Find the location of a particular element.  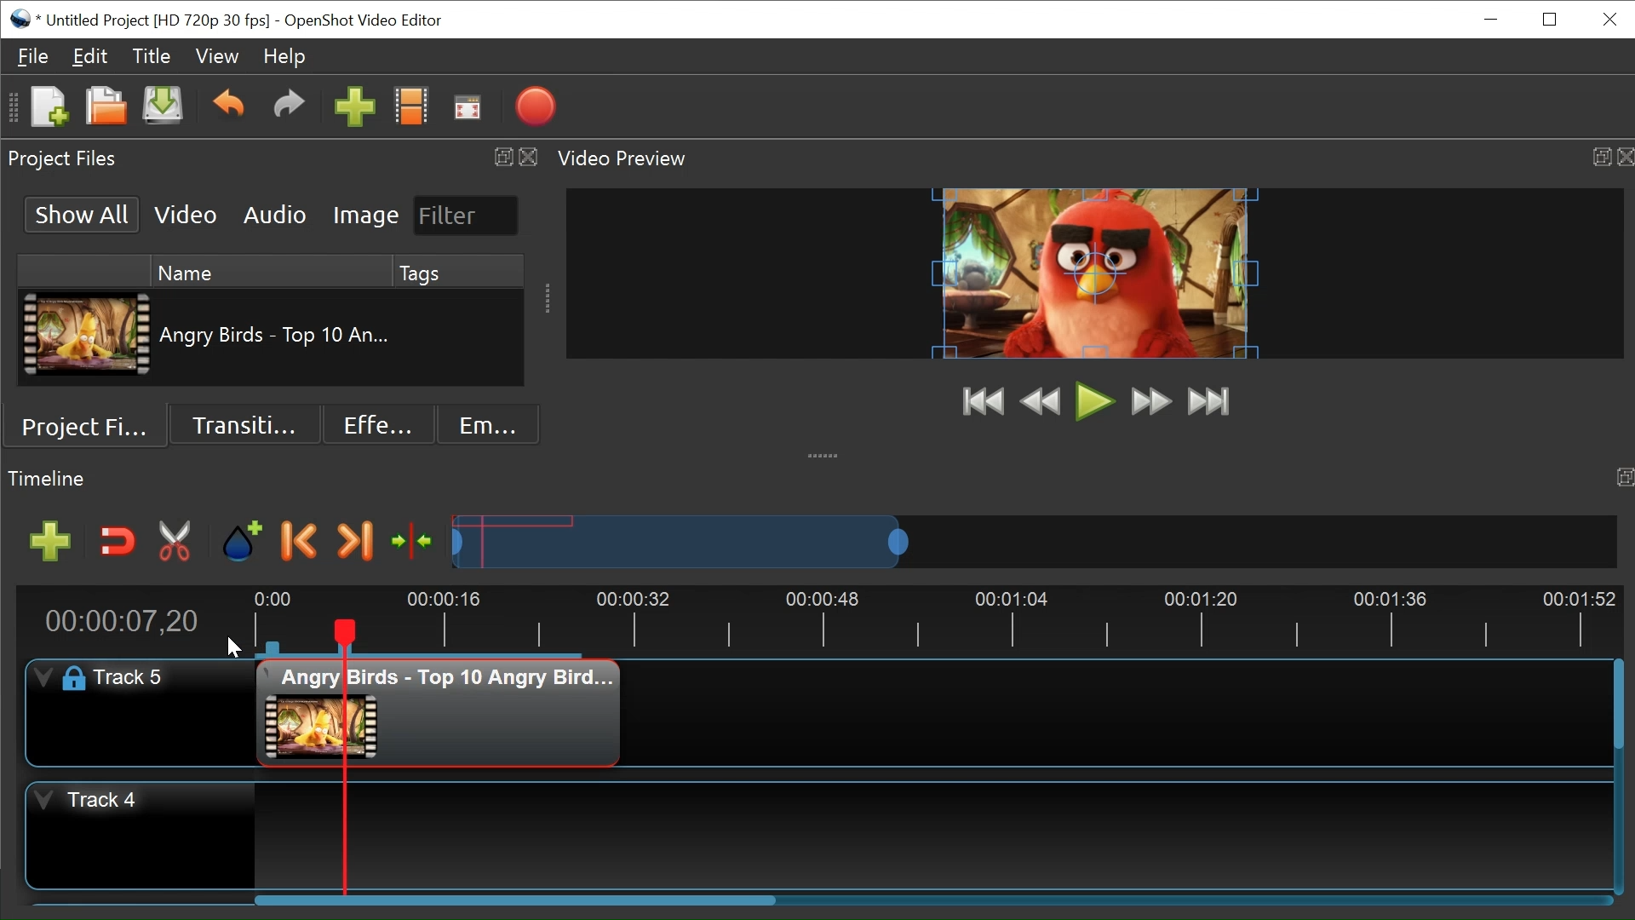

Tags is located at coordinates (462, 272).